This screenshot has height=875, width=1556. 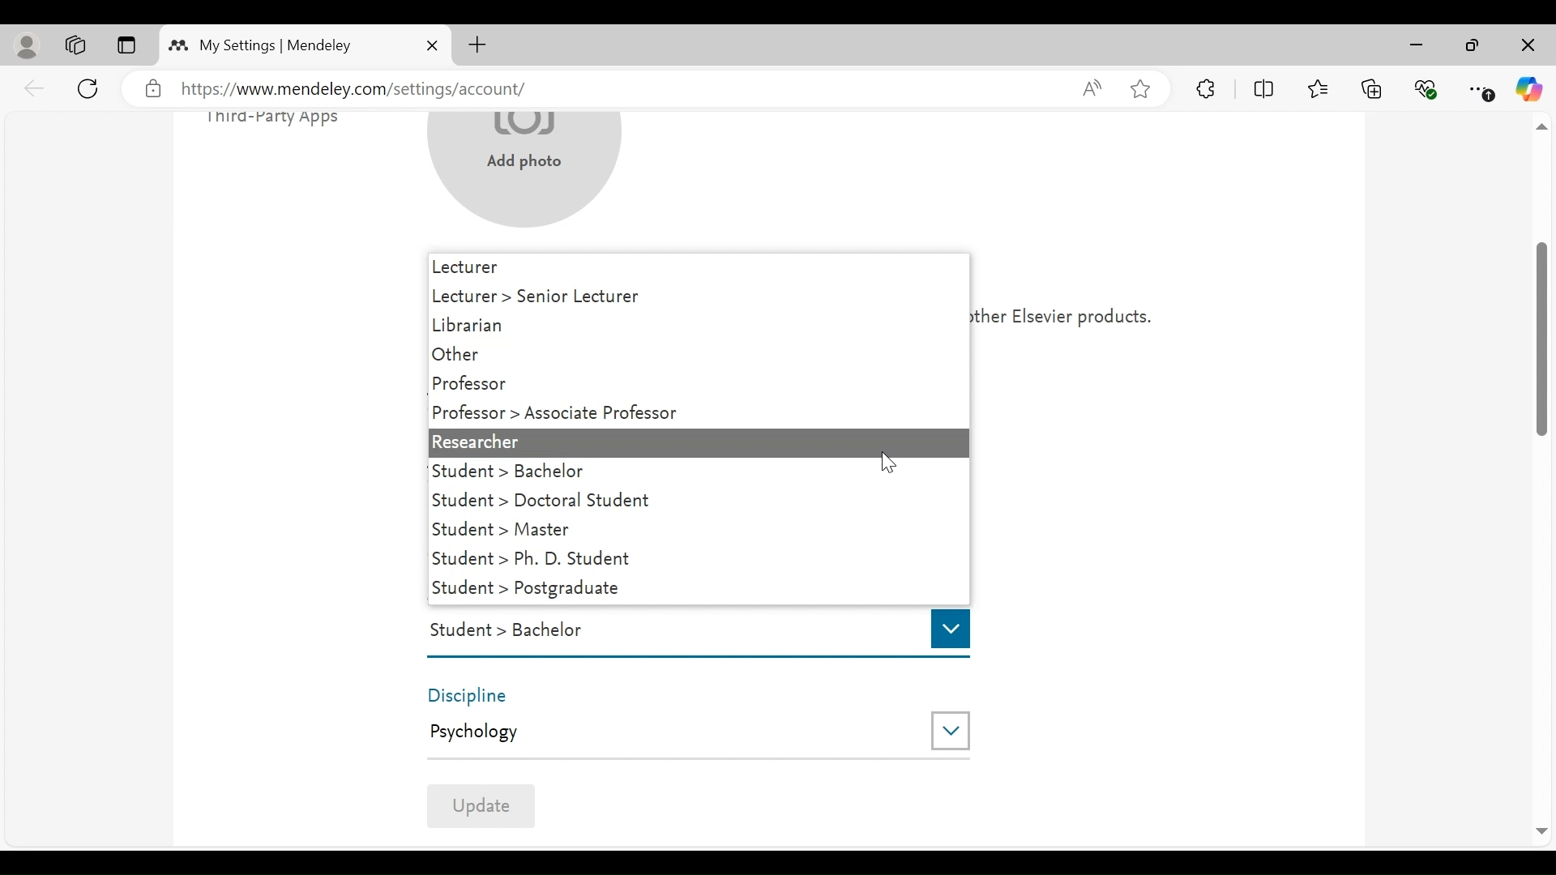 I want to click on Close, so click(x=1526, y=46).